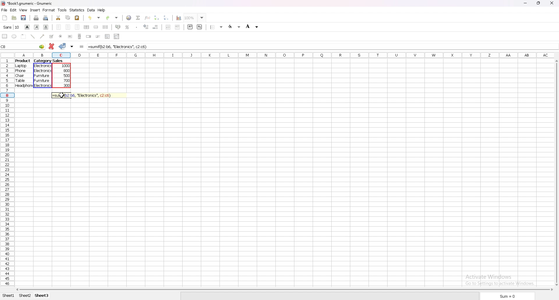  What do you see at coordinates (101, 10) in the screenshot?
I see `help` at bounding box center [101, 10].